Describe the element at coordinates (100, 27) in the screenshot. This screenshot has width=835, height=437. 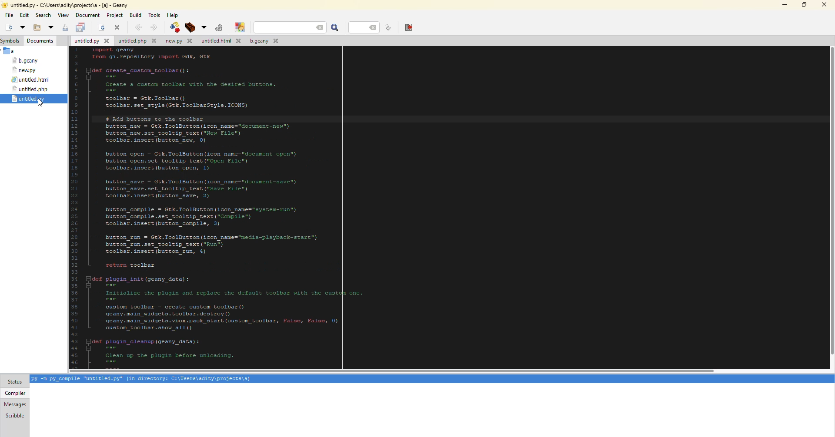
I see `open` at that location.